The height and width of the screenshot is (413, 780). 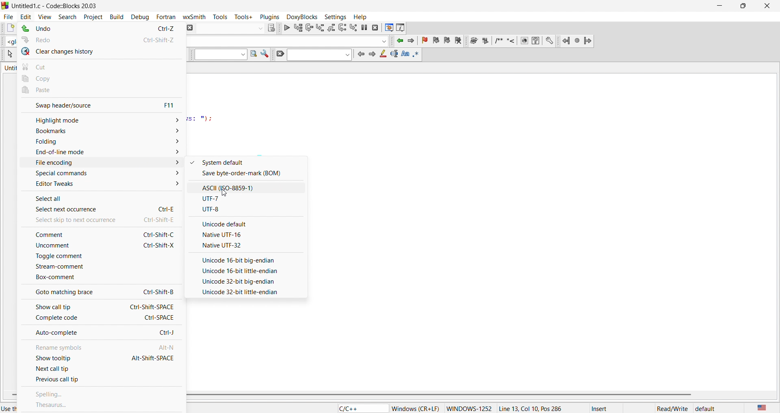 What do you see at coordinates (102, 369) in the screenshot?
I see `next call tip` at bounding box center [102, 369].